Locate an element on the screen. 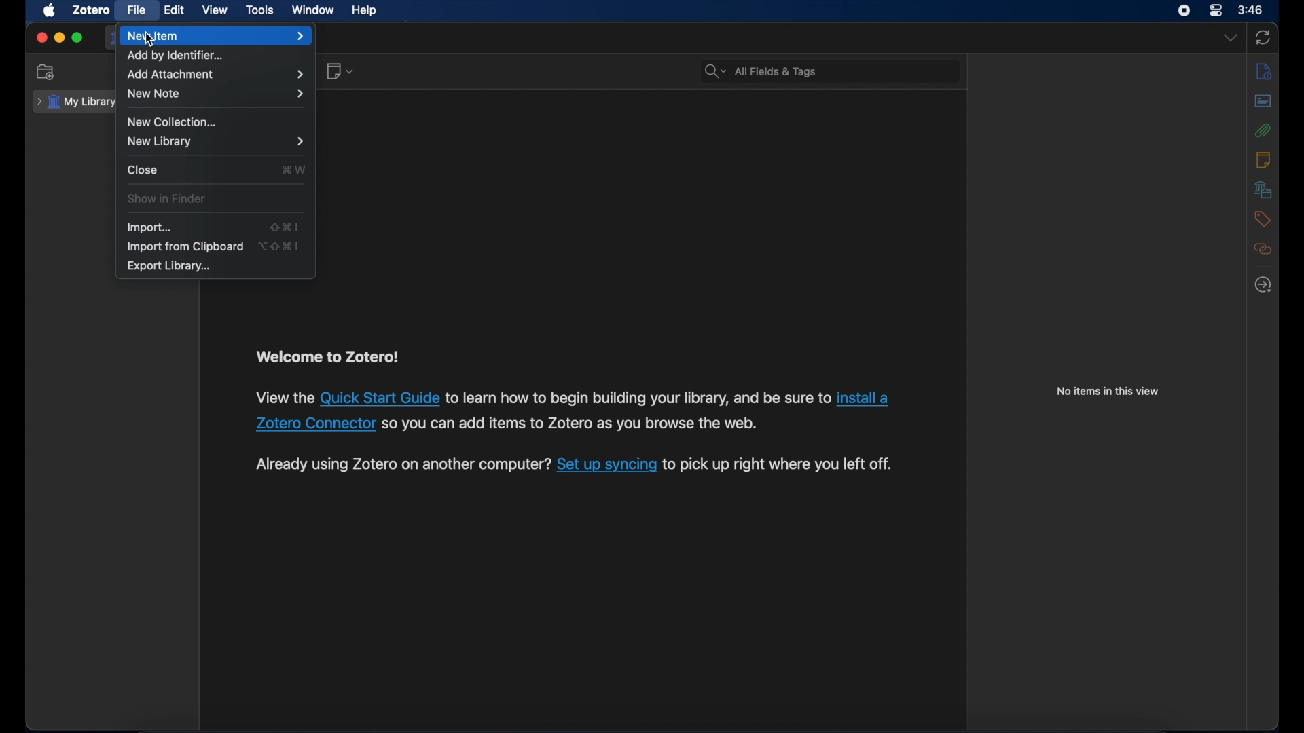 Image resolution: width=1304 pixels, height=733 pixels. shortcut is located at coordinates (284, 227).